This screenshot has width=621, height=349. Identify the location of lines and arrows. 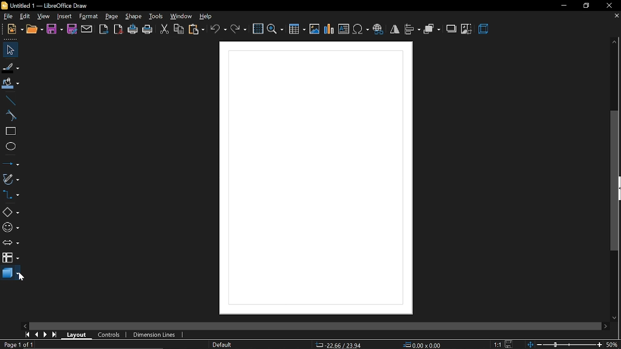
(10, 162).